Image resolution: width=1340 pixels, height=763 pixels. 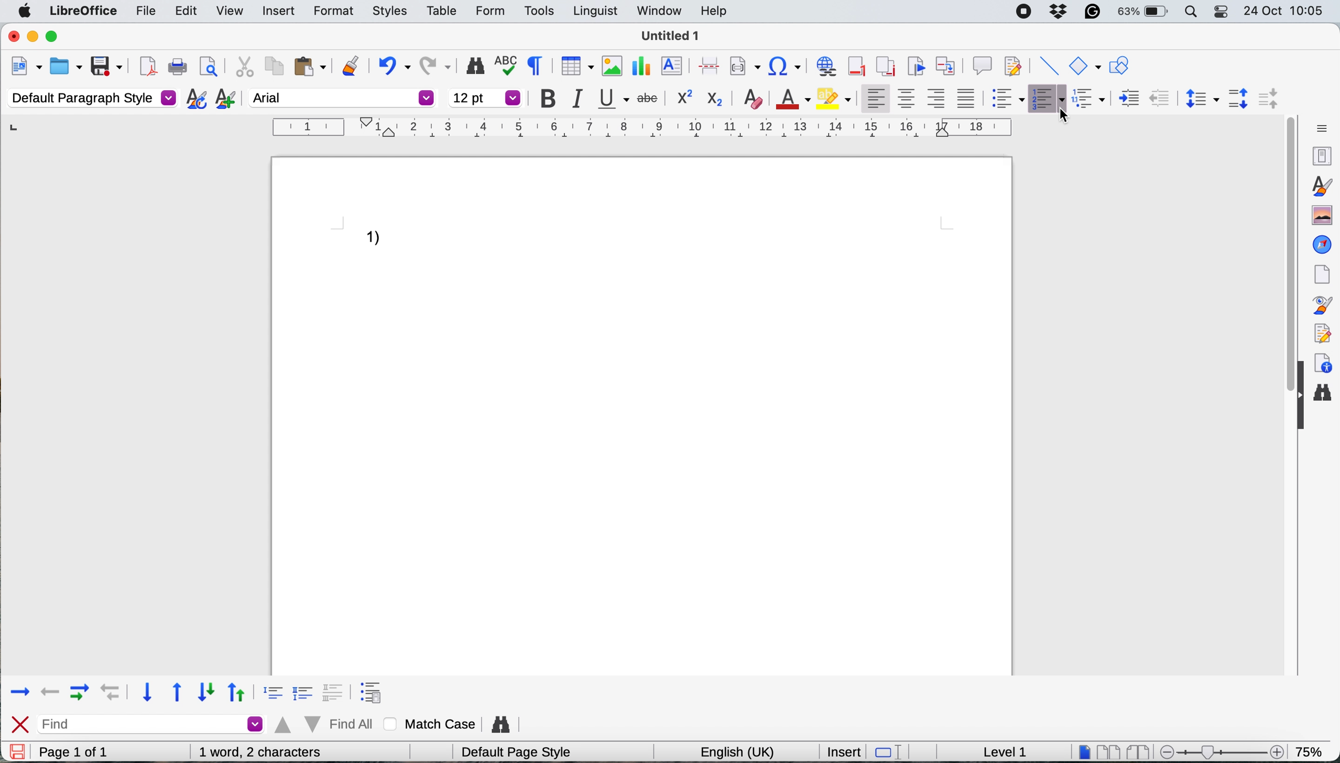 What do you see at coordinates (659, 13) in the screenshot?
I see `window` at bounding box center [659, 13].